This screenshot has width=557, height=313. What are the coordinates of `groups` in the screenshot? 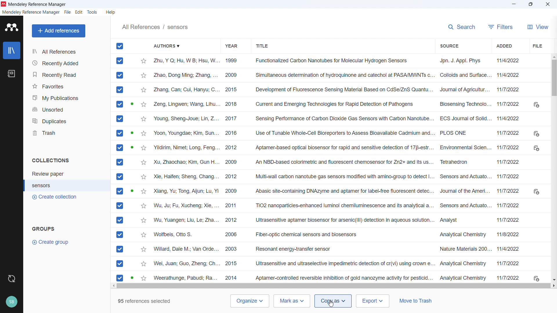 It's located at (43, 229).